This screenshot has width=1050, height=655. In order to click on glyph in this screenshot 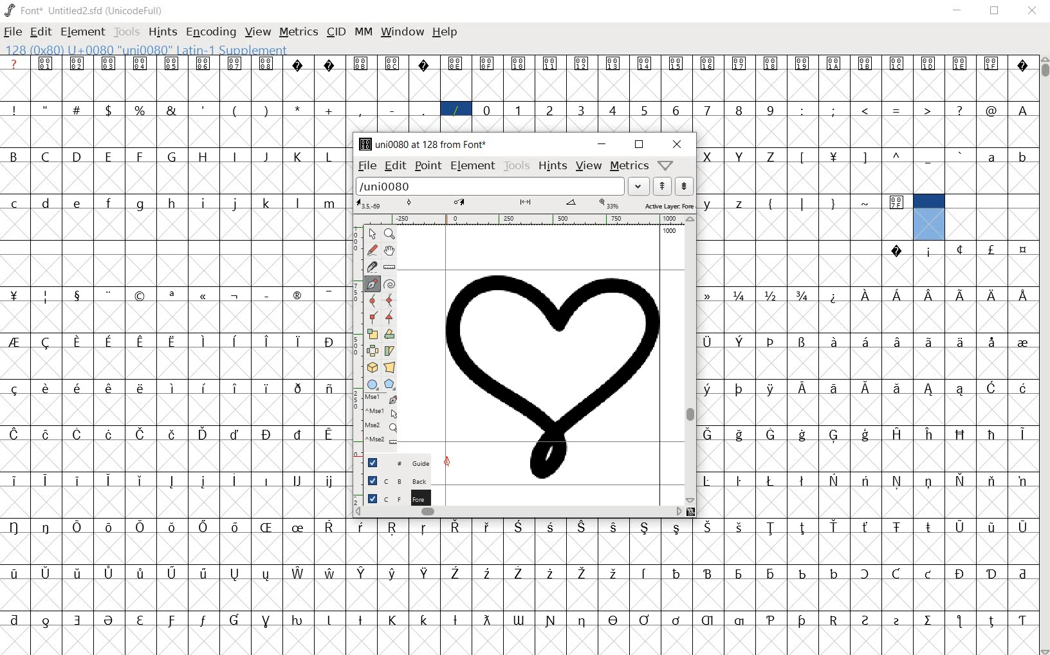, I will do `click(927, 109)`.